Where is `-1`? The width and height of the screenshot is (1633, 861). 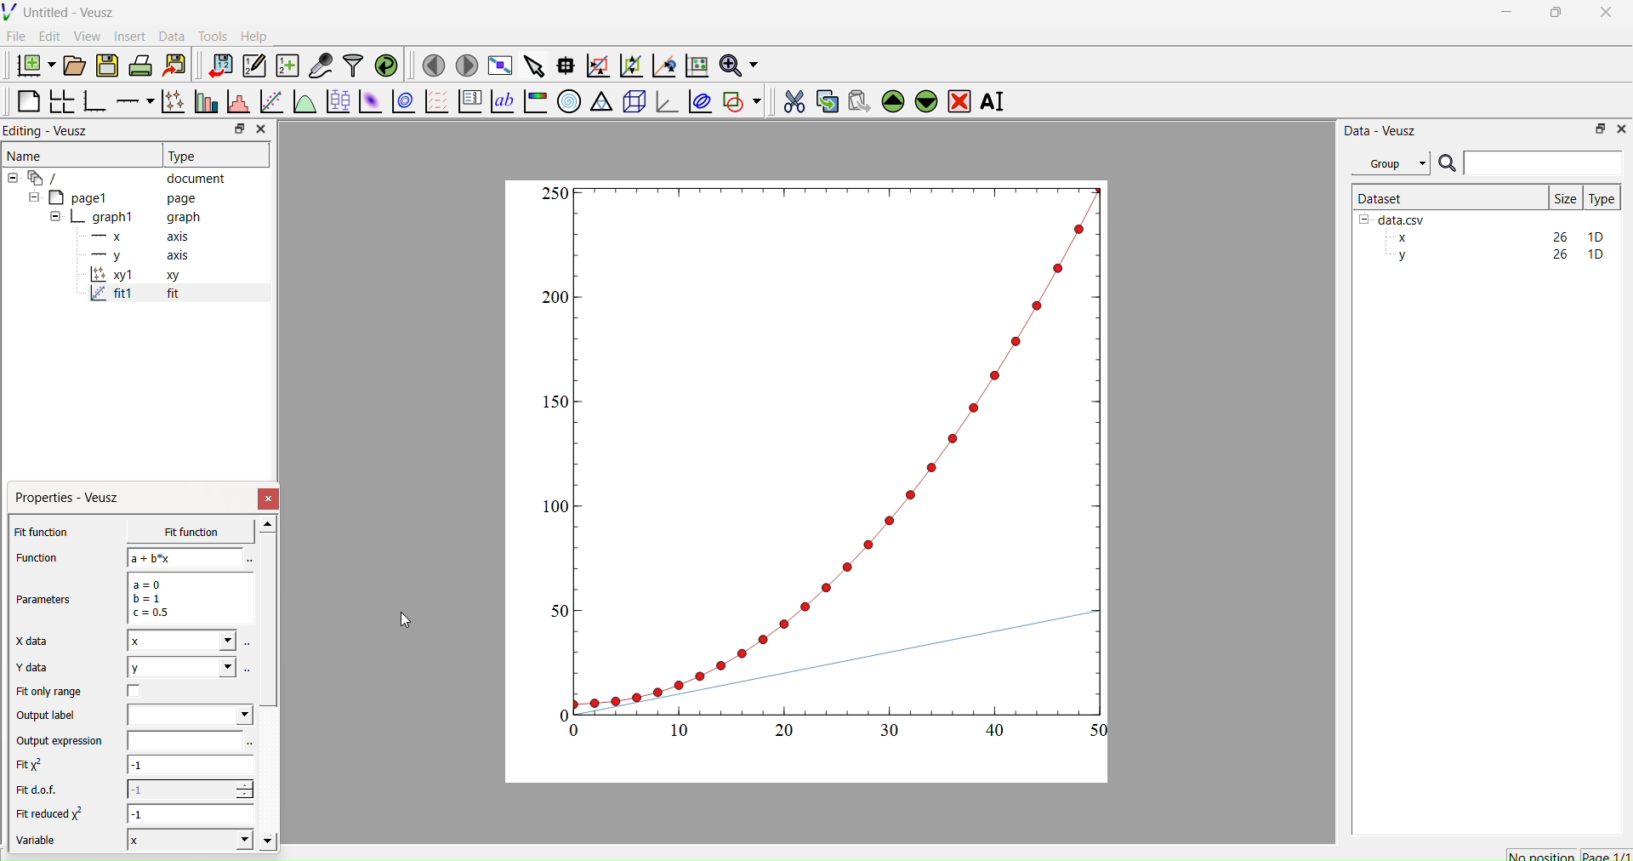 -1 is located at coordinates (190, 789).